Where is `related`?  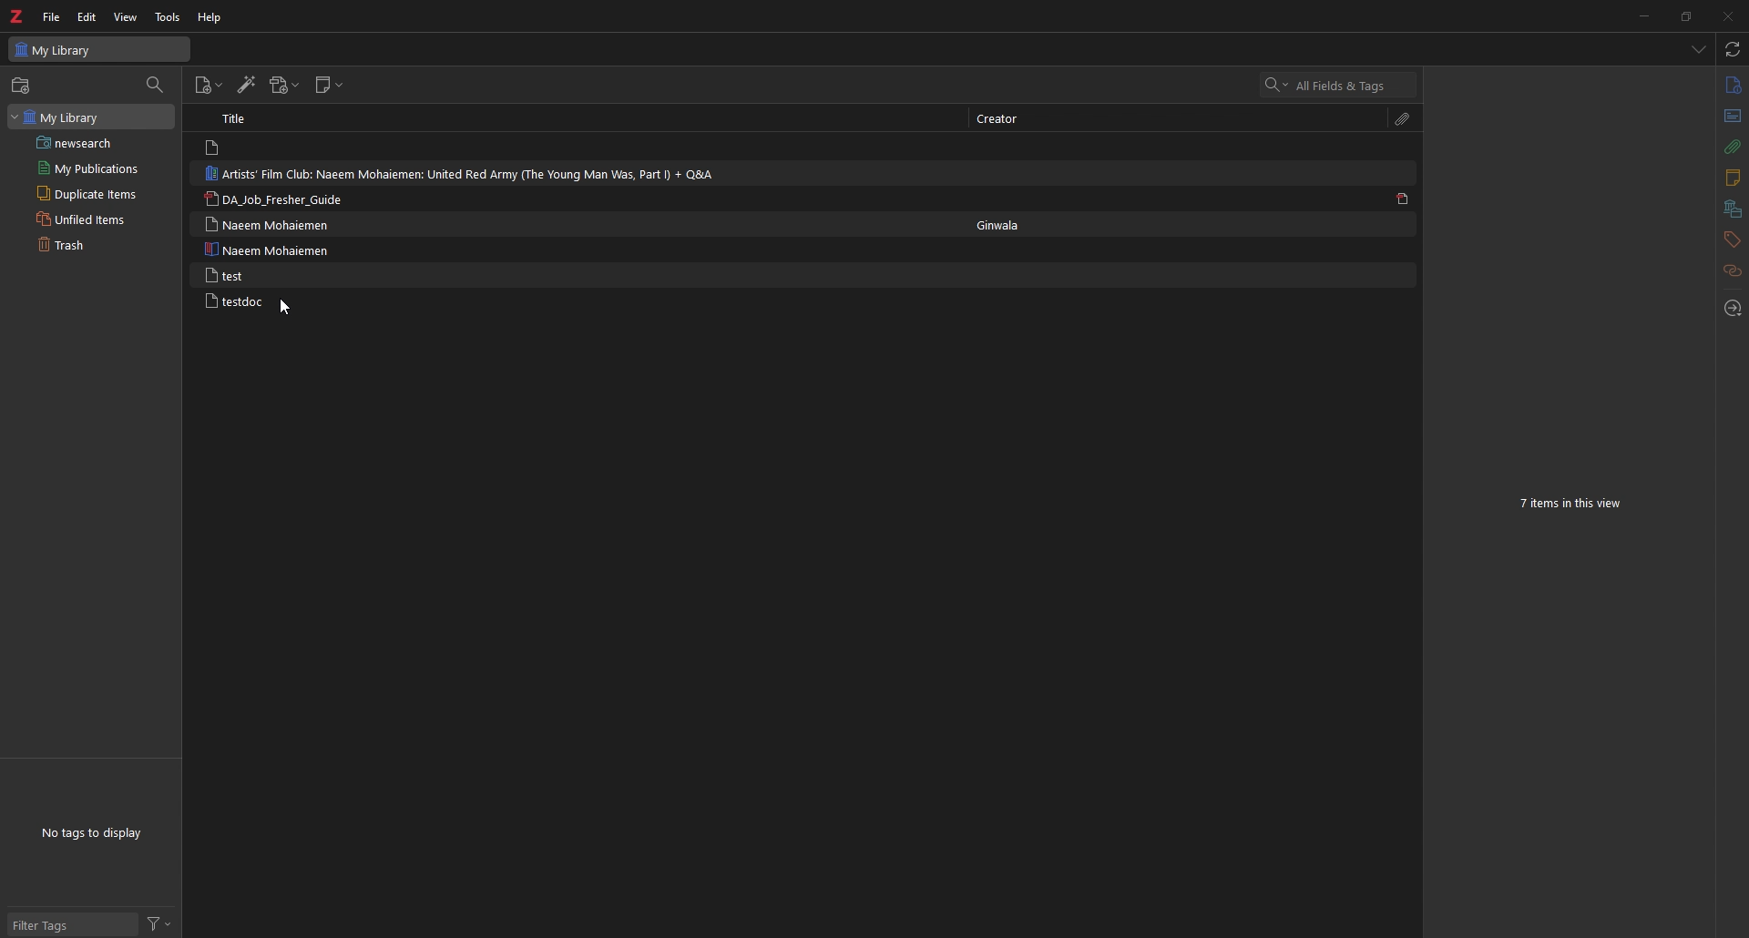
related is located at coordinates (1734, 271).